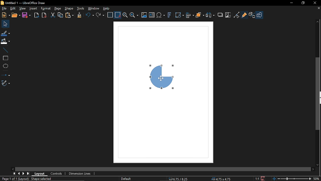  I want to click on New, so click(5, 15).